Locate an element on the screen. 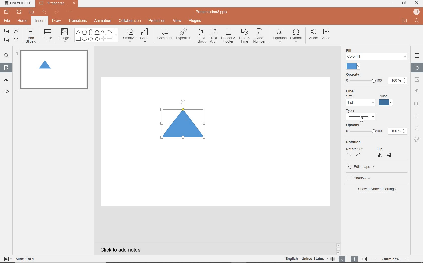 The width and height of the screenshot is (423, 263). fill color is located at coordinates (354, 66).